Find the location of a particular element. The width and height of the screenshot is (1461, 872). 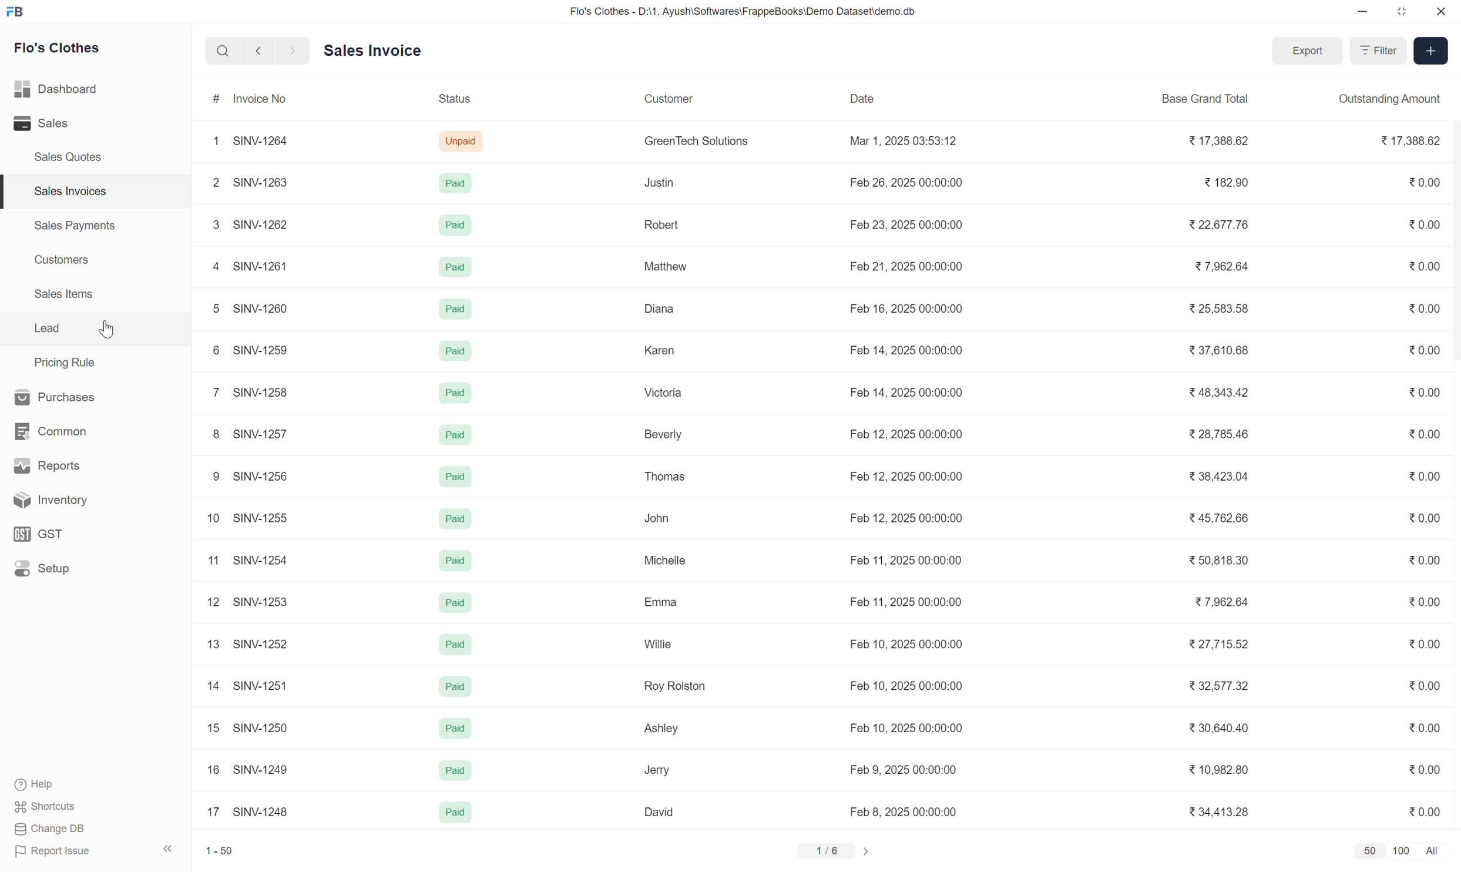

Paid is located at coordinates (456, 603).